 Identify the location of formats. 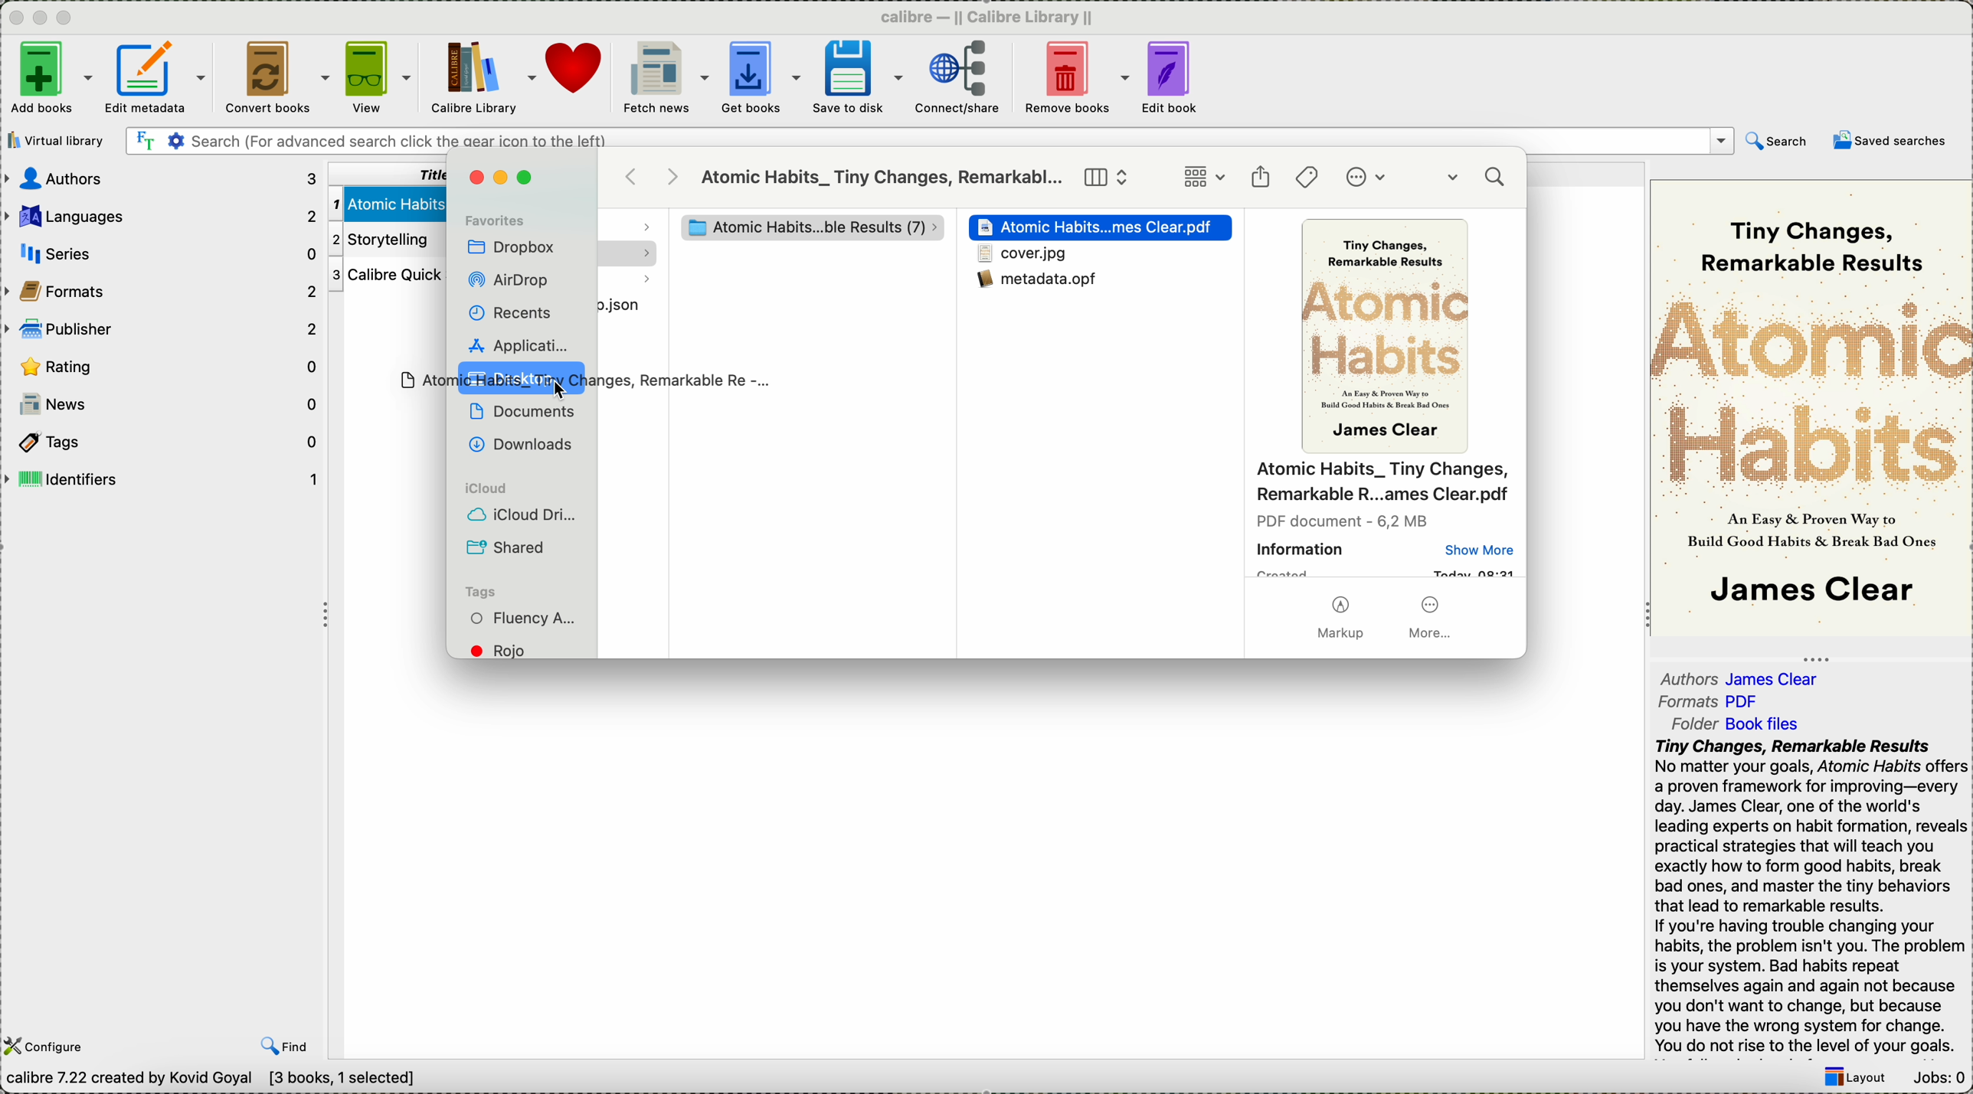
(163, 289).